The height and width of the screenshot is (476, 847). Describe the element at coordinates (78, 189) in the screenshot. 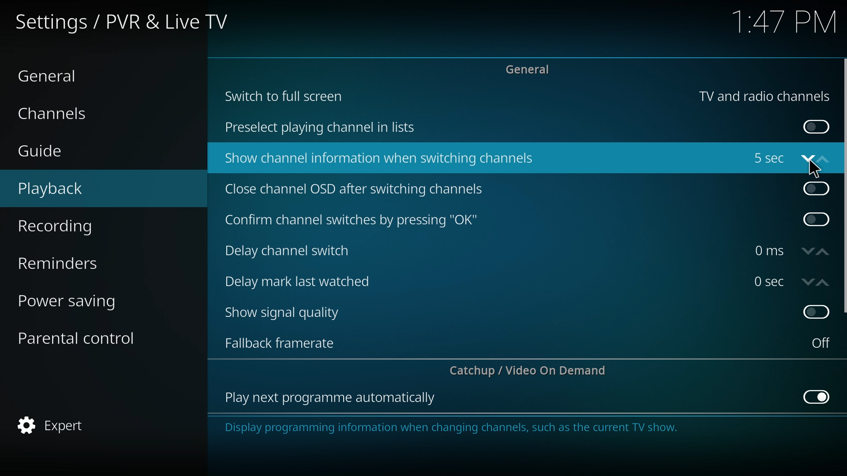

I see `playback` at that location.